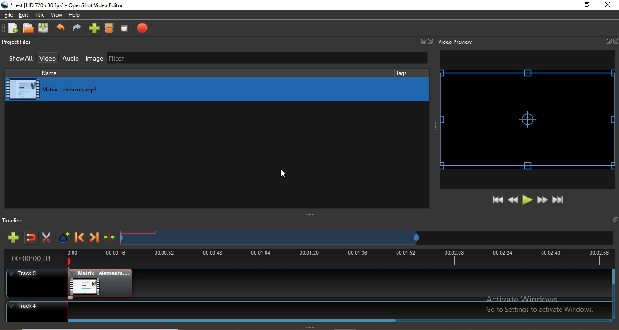  Describe the element at coordinates (270, 239) in the screenshot. I see `Timeline scrub` at that location.